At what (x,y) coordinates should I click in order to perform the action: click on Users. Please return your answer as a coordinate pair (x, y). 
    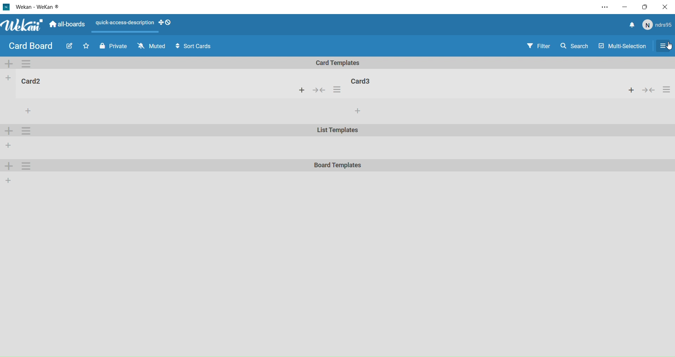
    Looking at the image, I should click on (658, 25).